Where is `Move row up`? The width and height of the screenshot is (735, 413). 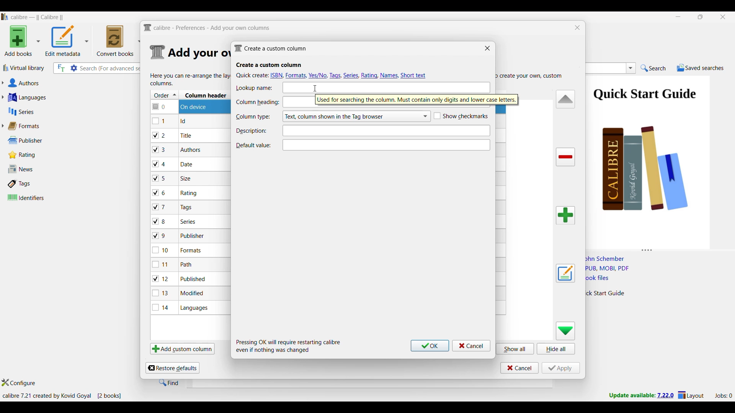 Move row up is located at coordinates (566, 99).